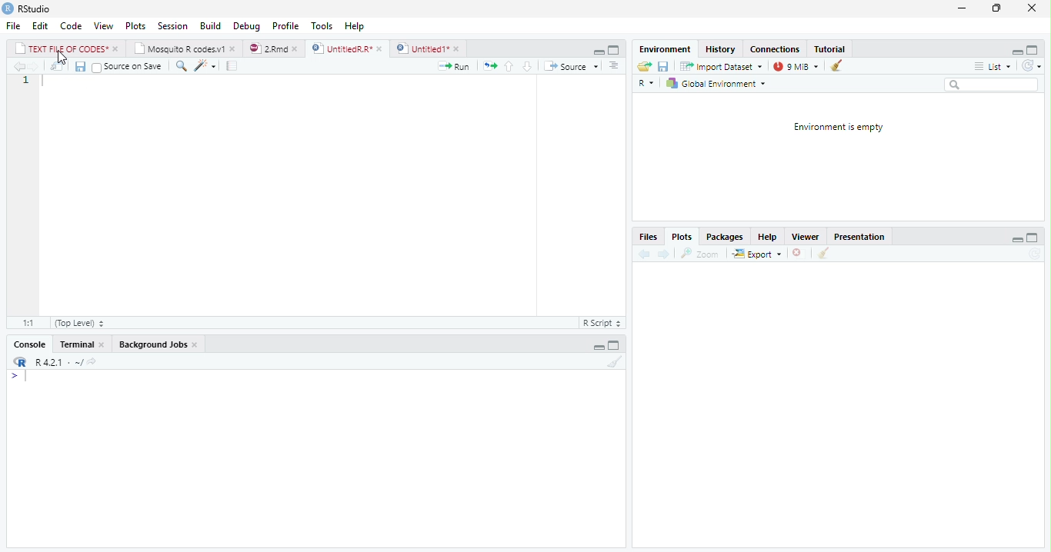 The width and height of the screenshot is (1051, 552). What do you see at coordinates (996, 10) in the screenshot?
I see `maximize` at bounding box center [996, 10].